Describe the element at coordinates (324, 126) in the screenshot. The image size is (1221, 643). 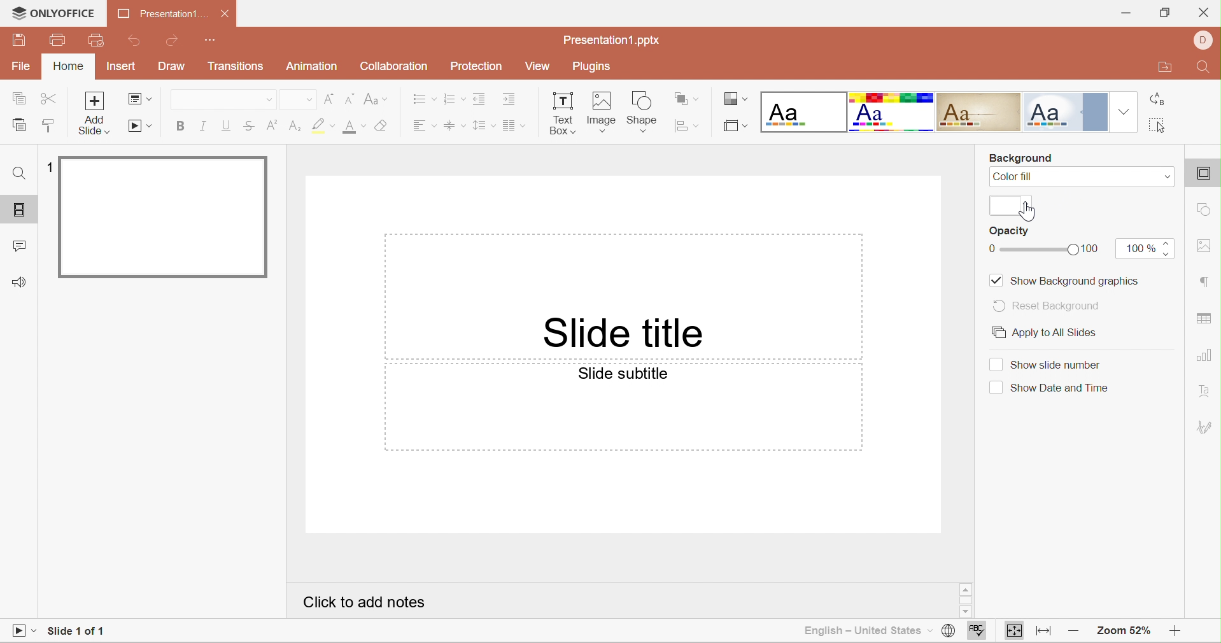
I see `Highlight color` at that location.